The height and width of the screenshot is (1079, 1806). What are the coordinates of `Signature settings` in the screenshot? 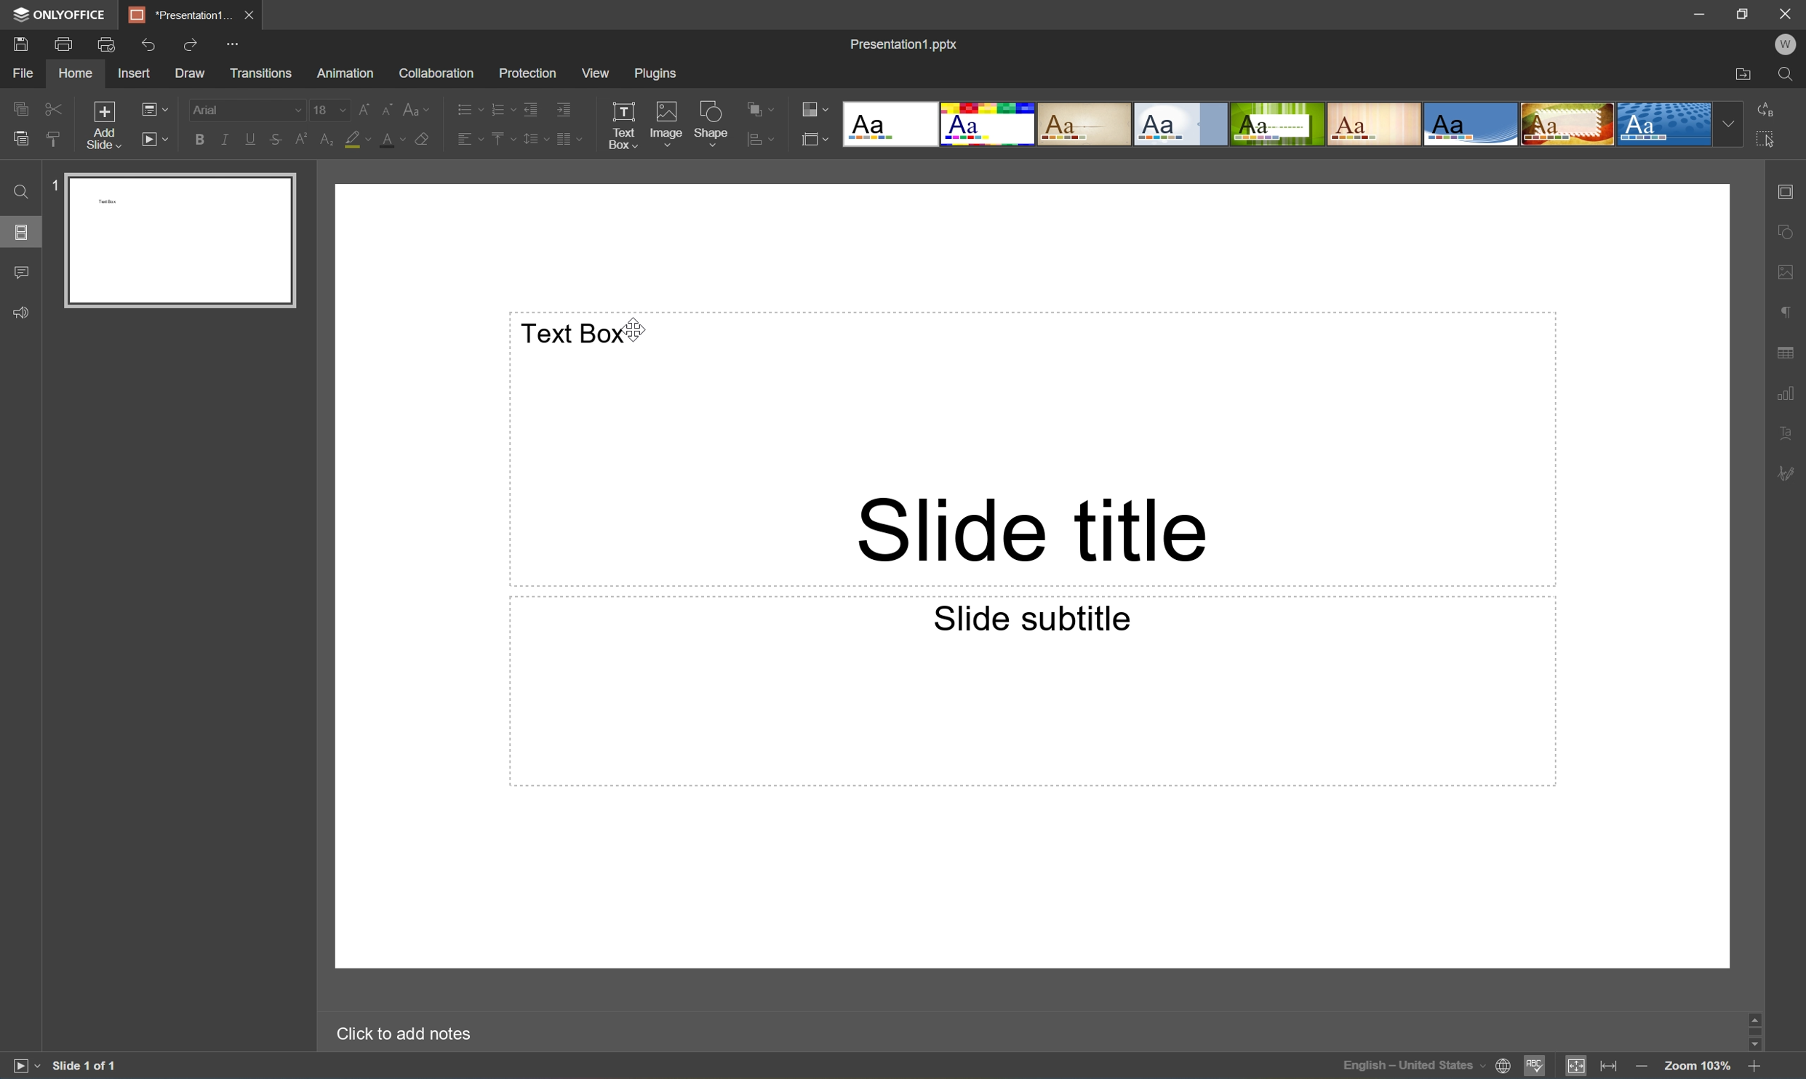 It's located at (1790, 472).